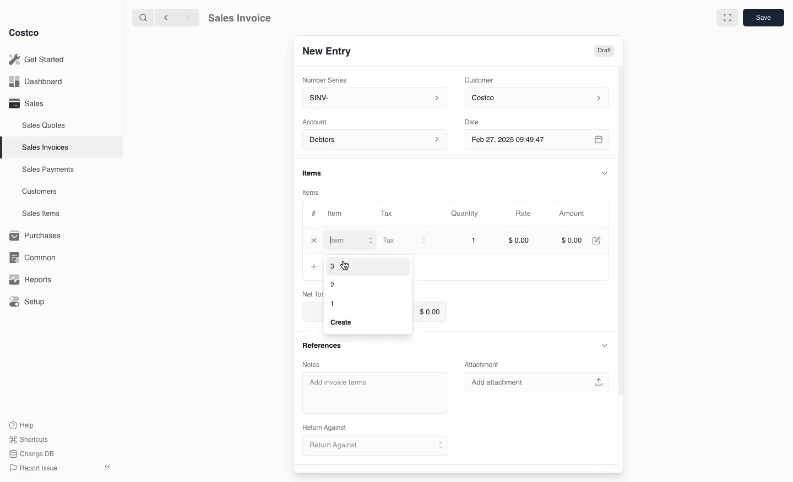  I want to click on Shortcuts, so click(28, 439).